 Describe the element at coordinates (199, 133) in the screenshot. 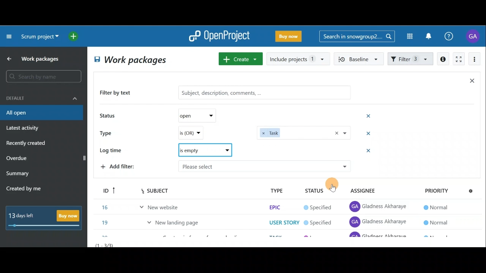

I see `is (OR)` at that location.